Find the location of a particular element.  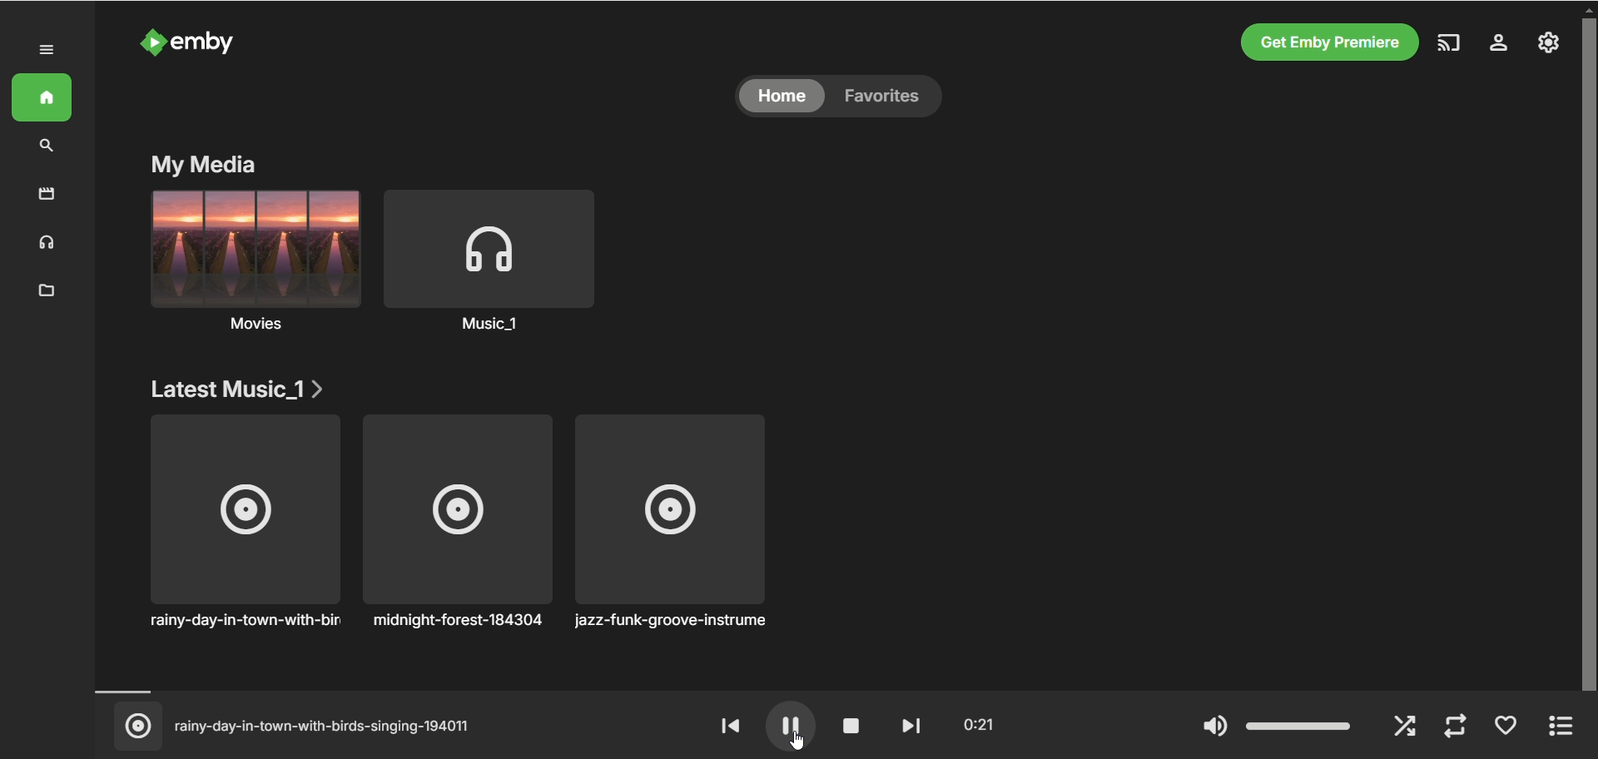

my media is located at coordinates (198, 166).